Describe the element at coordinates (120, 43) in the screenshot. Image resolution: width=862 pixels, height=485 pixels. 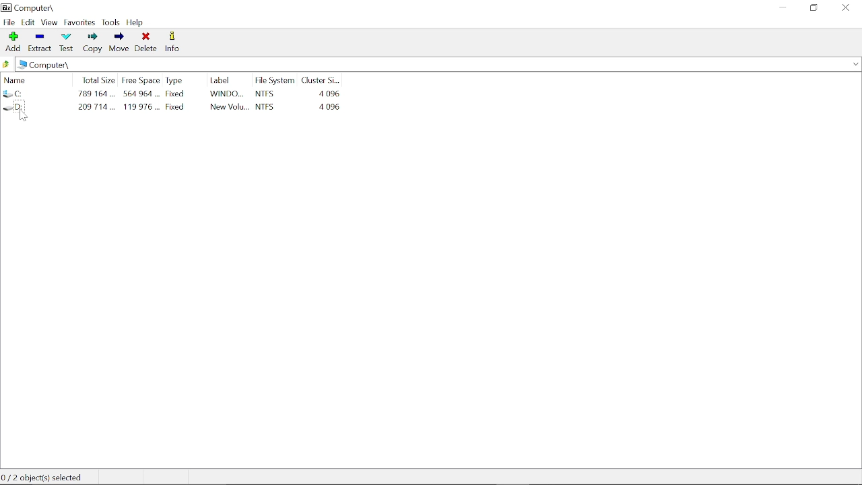
I see `move` at that location.